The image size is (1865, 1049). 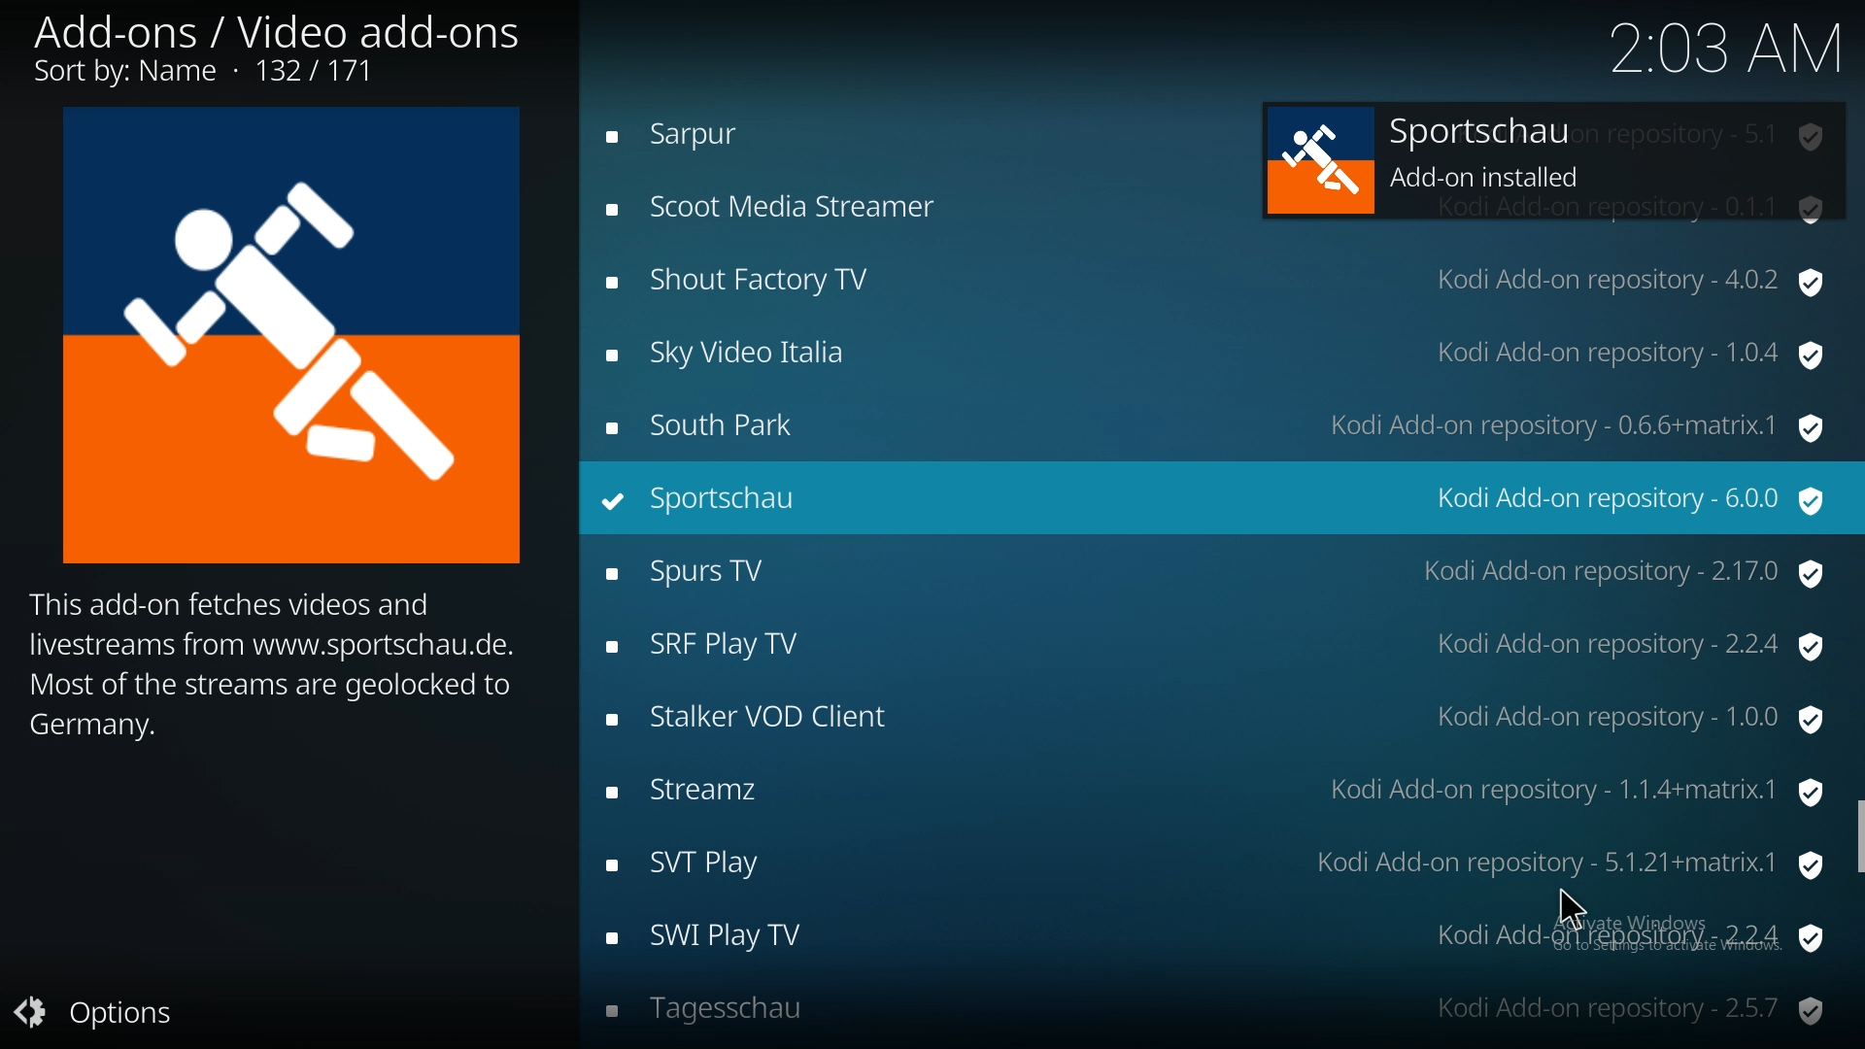 What do you see at coordinates (1215, 282) in the screenshot?
I see `shout factory tv` at bounding box center [1215, 282].